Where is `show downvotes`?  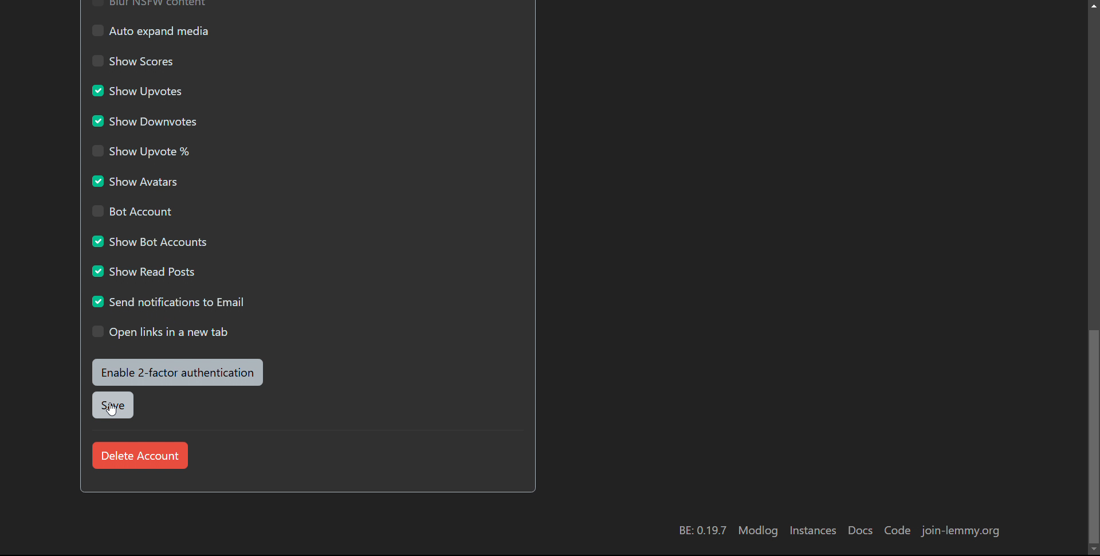 show downvotes is located at coordinates (144, 120).